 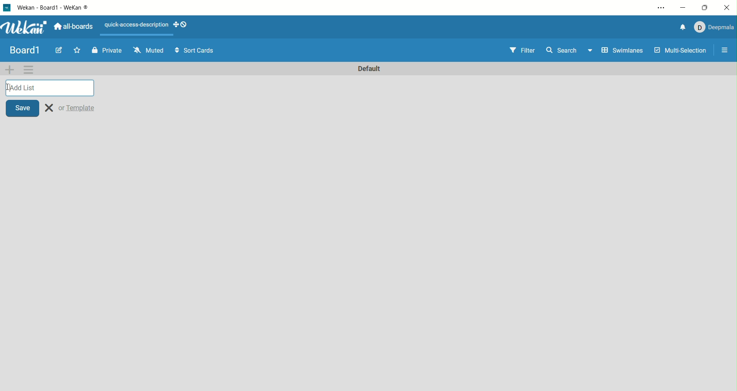 What do you see at coordinates (134, 25) in the screenshot?
I see `text` at bounding box center [134, 25].